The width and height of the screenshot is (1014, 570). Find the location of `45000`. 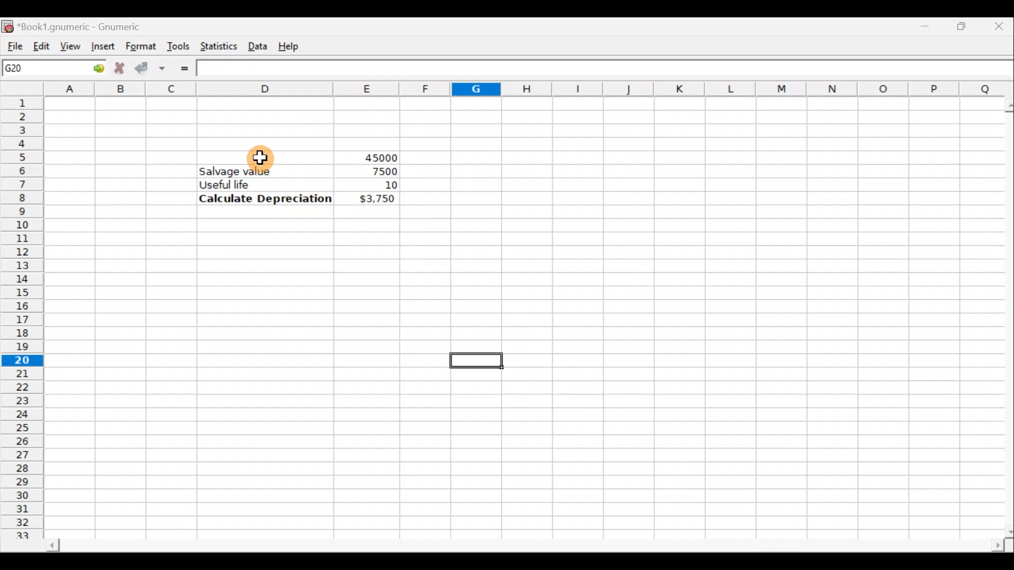

45000 is located at coordinates (377, 158).